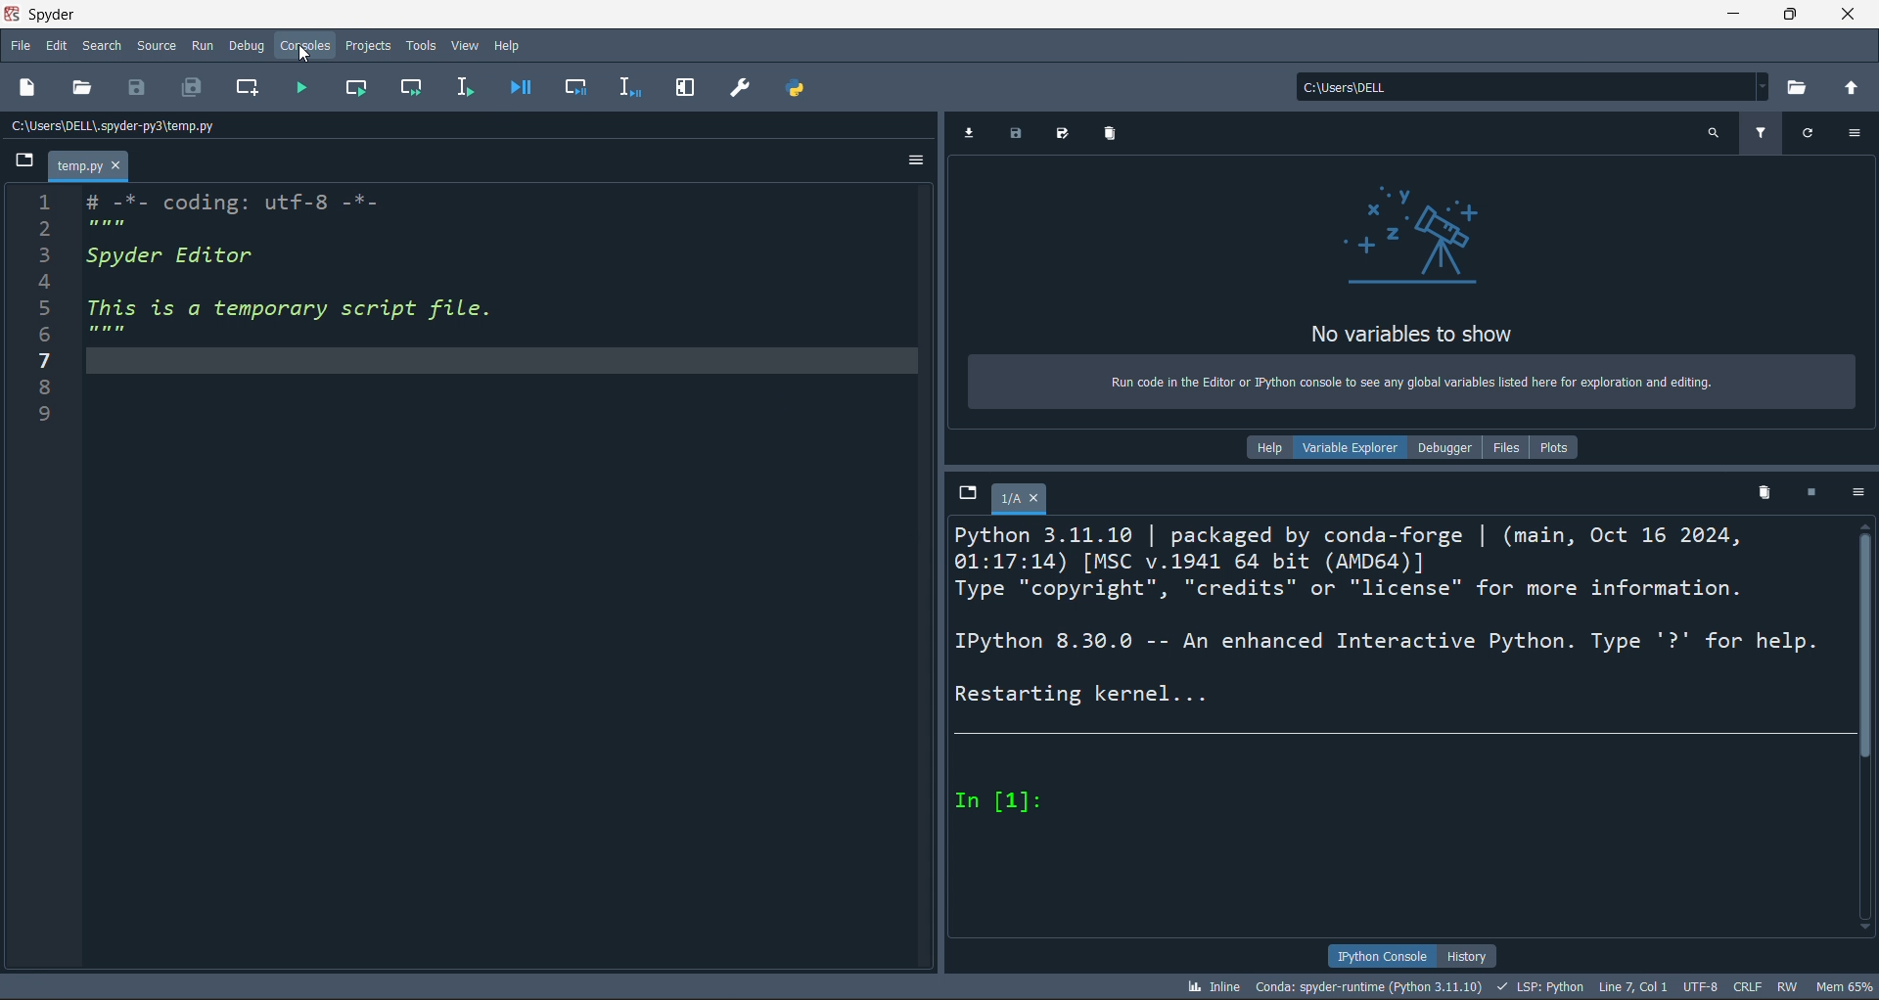 The width and height of the screenshot is (1879, 1000). Describe the element at coordinates (1443, 446) in the screenshot. I see `debugger` at that location.